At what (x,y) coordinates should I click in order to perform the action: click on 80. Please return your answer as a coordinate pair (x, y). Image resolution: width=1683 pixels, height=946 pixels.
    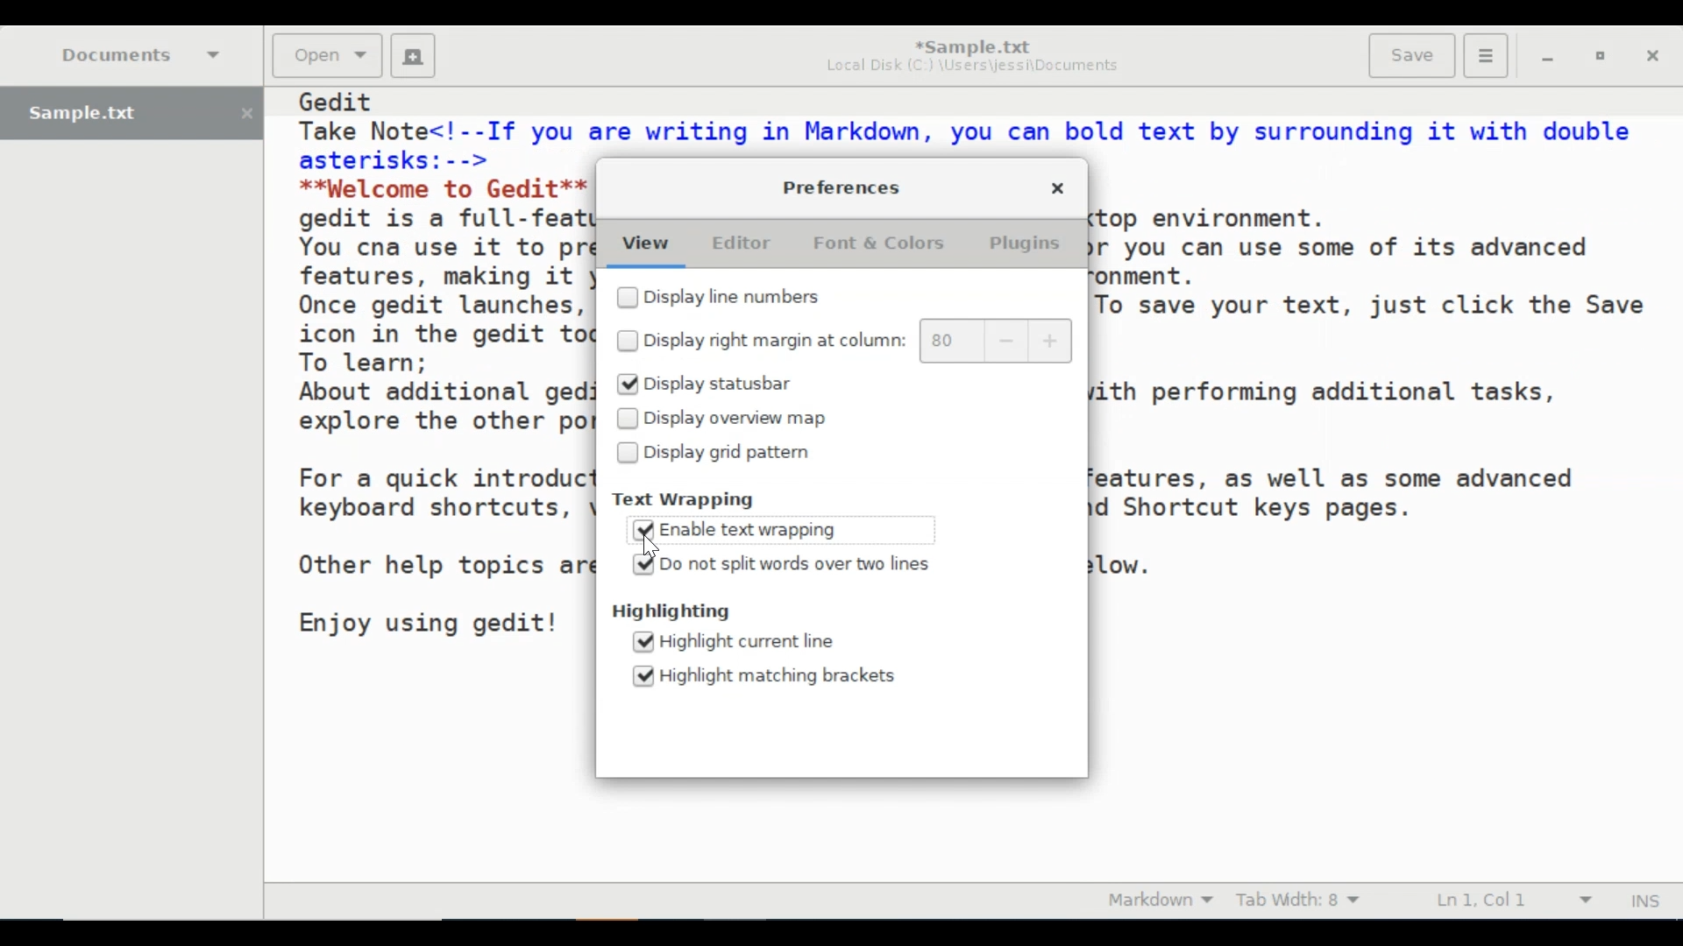
    Looking at the image, I should click on (953, 340).